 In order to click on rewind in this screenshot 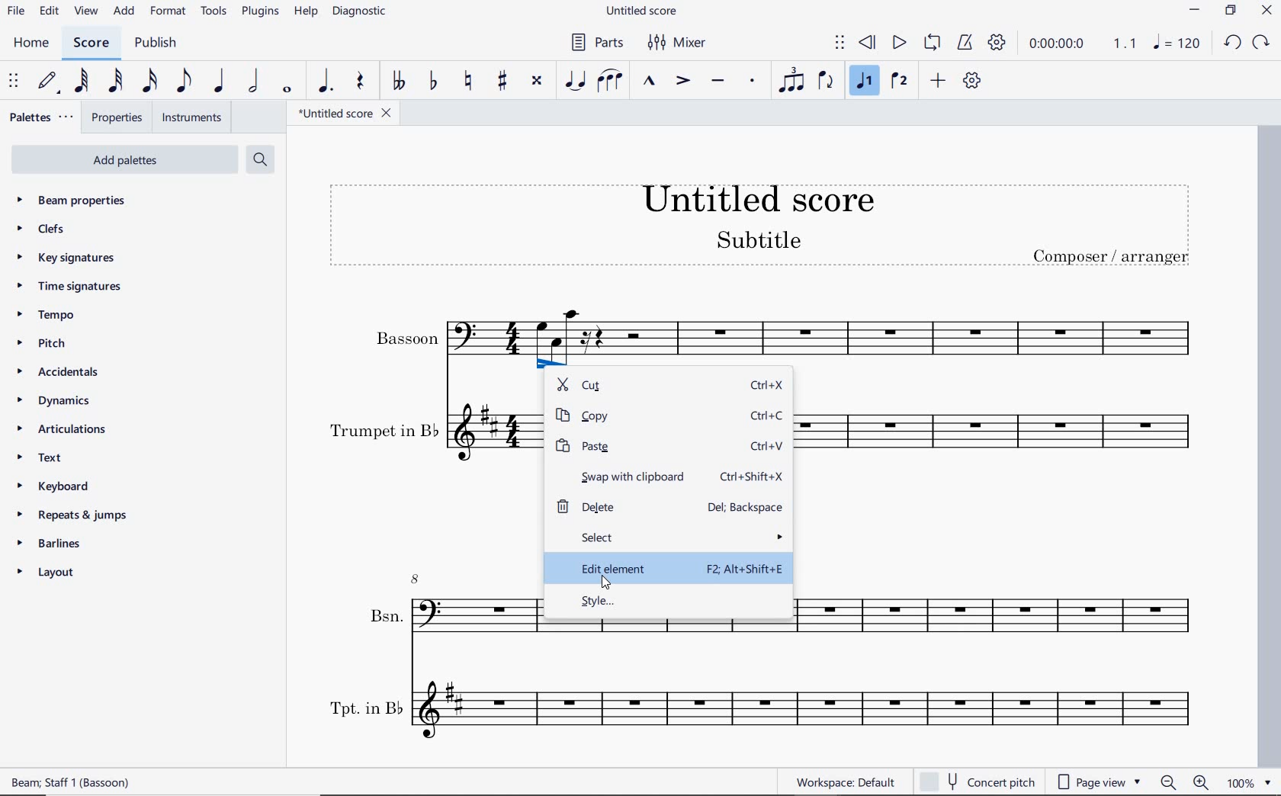, I will do `click(868, 43)`.